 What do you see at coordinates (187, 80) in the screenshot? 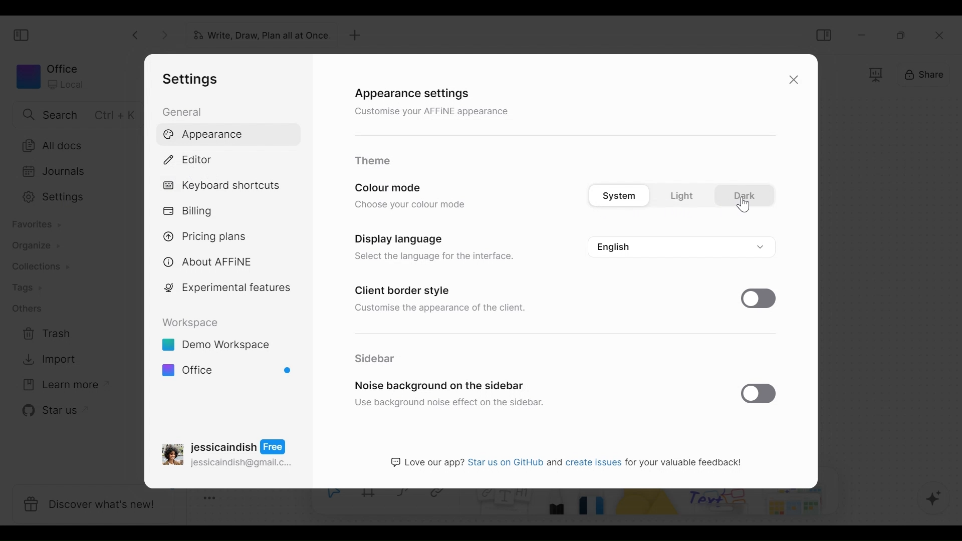
I see `Settings` at bounding box center [187, 80].